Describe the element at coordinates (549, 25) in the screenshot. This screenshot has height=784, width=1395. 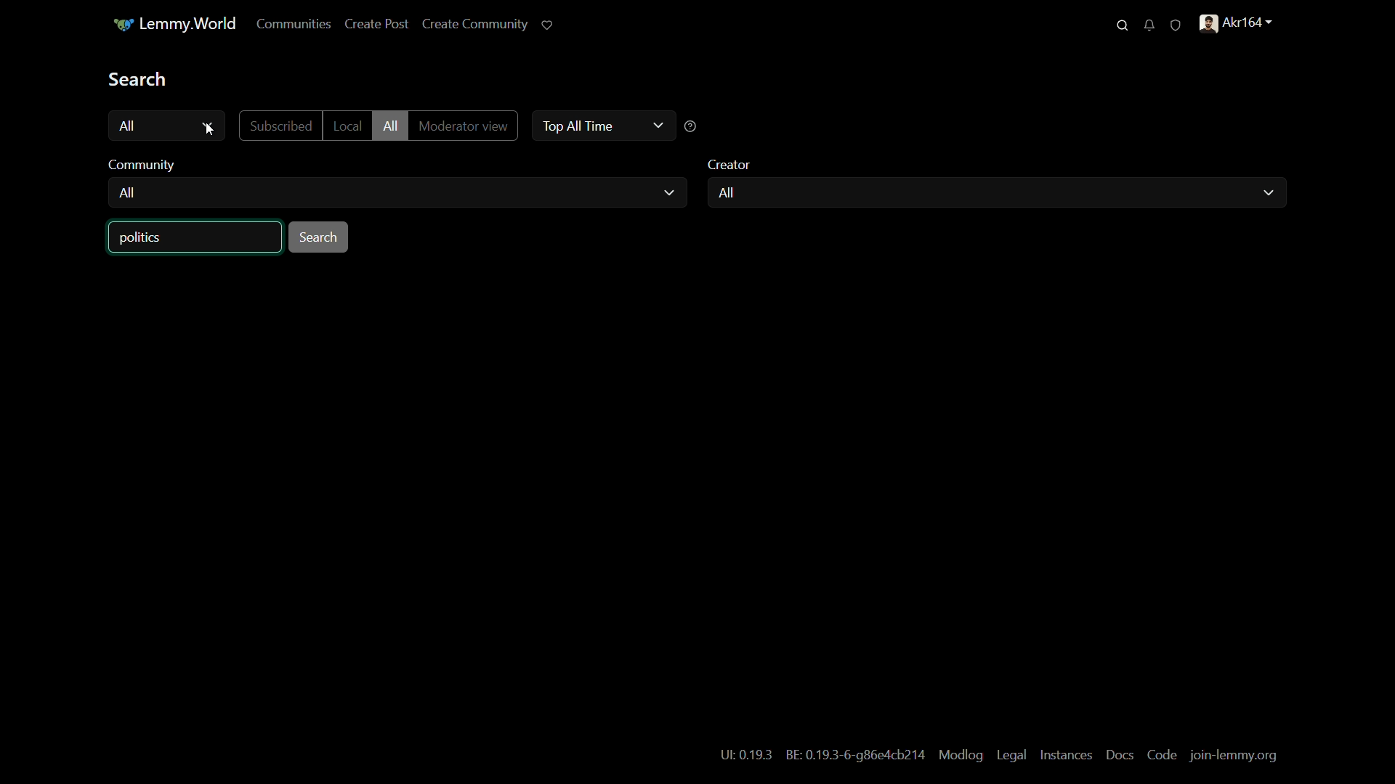
I see `support lemmy.world` at that location.